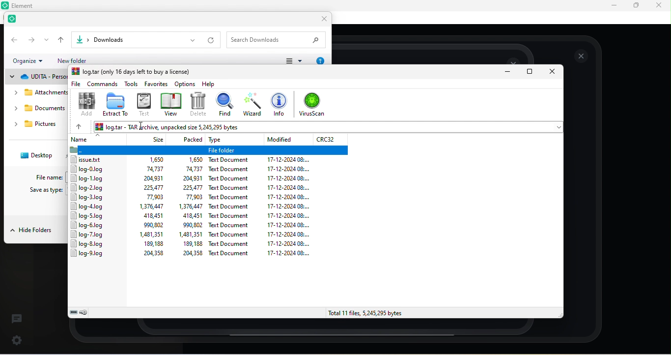  Describe the element at coordinates (156, 84) in the screenshot. I see `favorite` at that location.